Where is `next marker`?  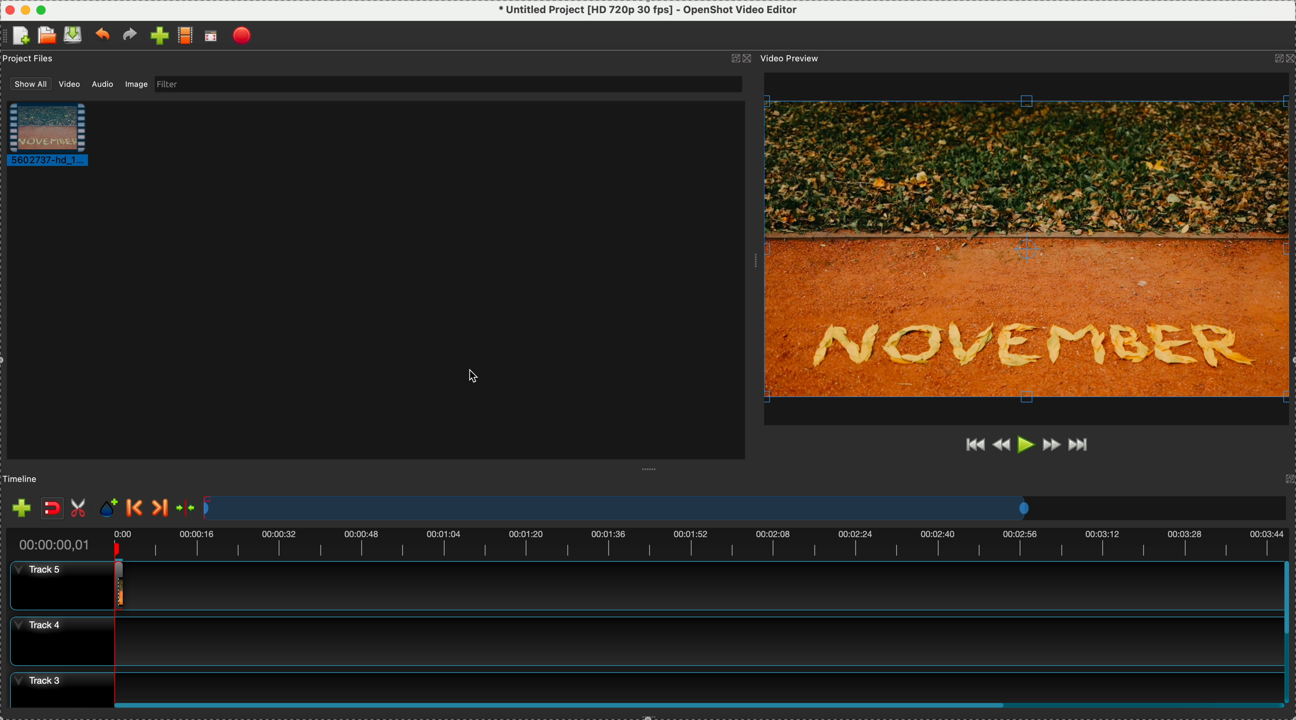 next marker is located at coordinates (161, 508).